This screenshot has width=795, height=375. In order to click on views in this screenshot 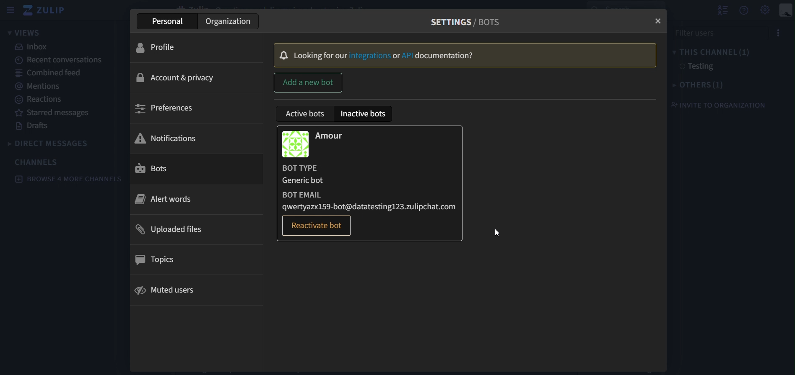, I will do `click(26, 33)`.